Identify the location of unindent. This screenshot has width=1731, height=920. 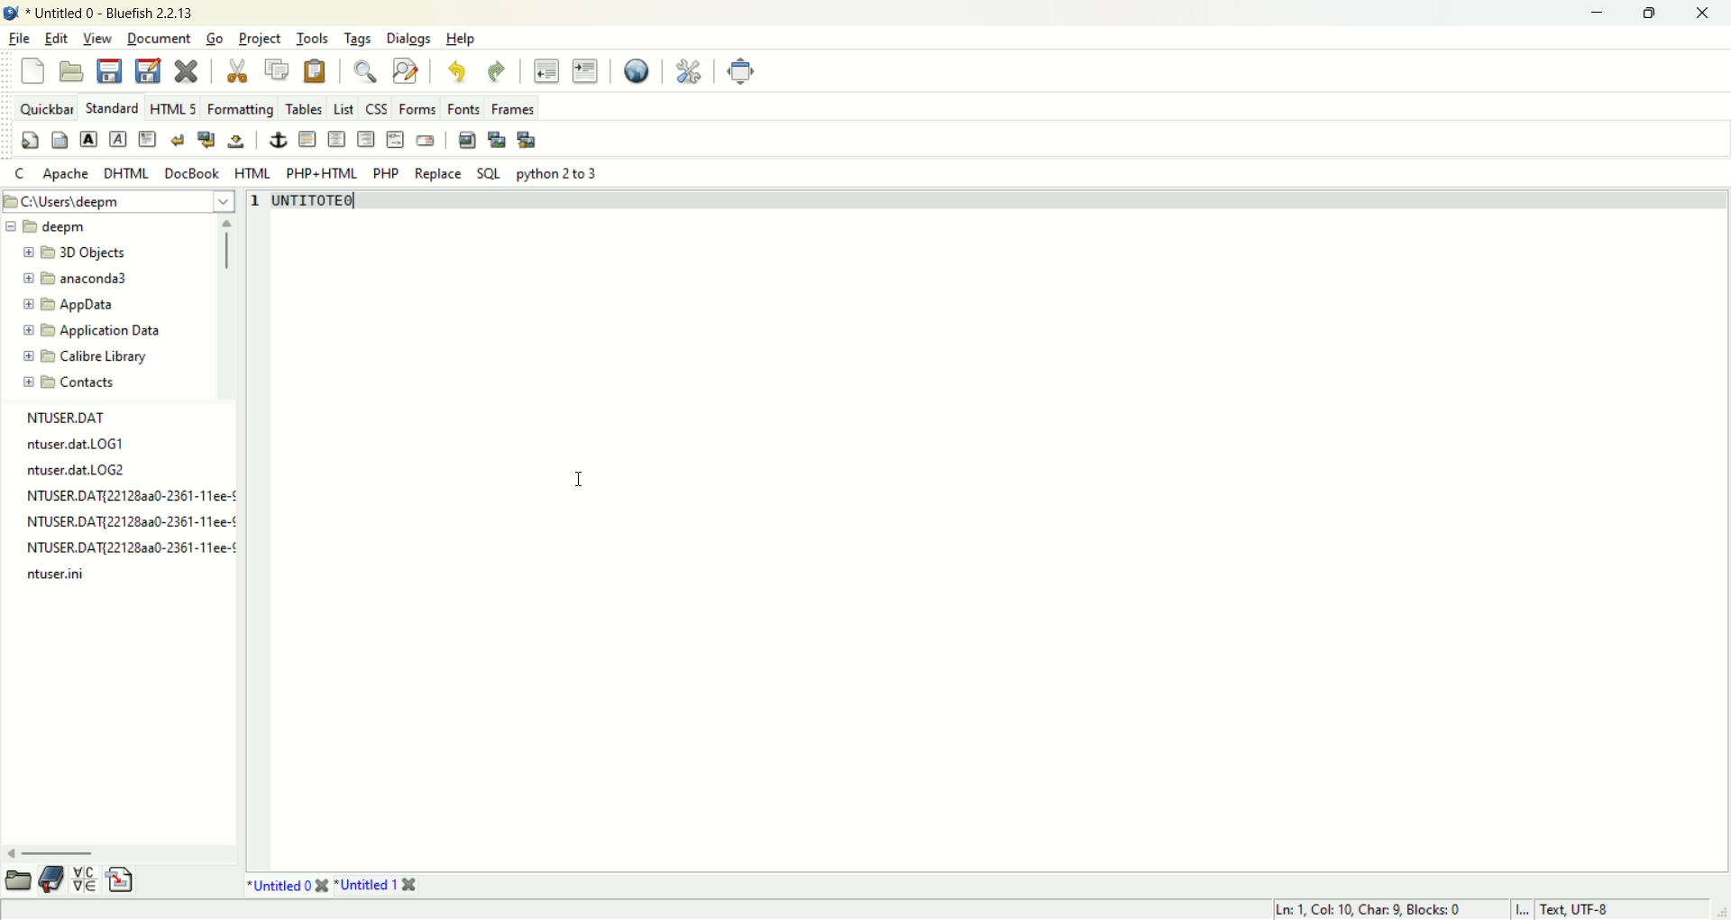
(547, 69).